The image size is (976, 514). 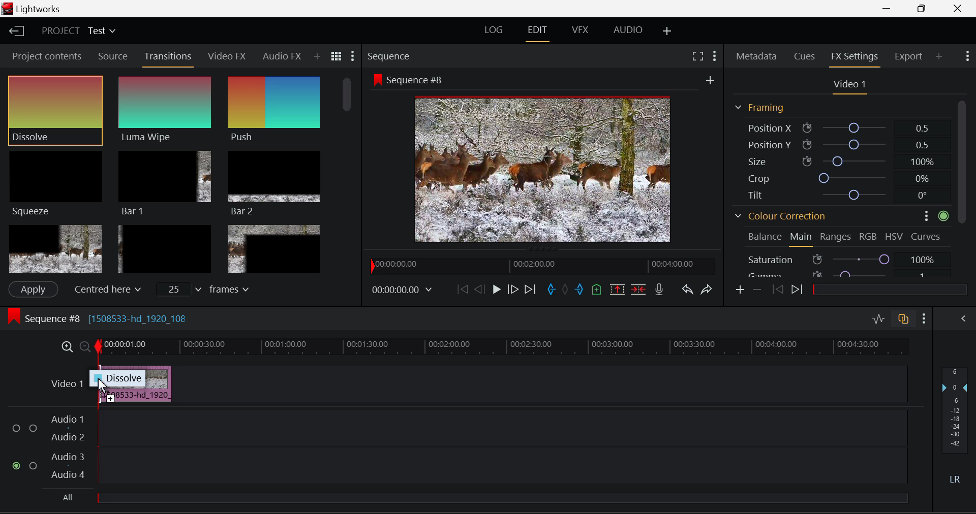 I want to click on Audio Input Checkbox, so click(x=16, y=429).